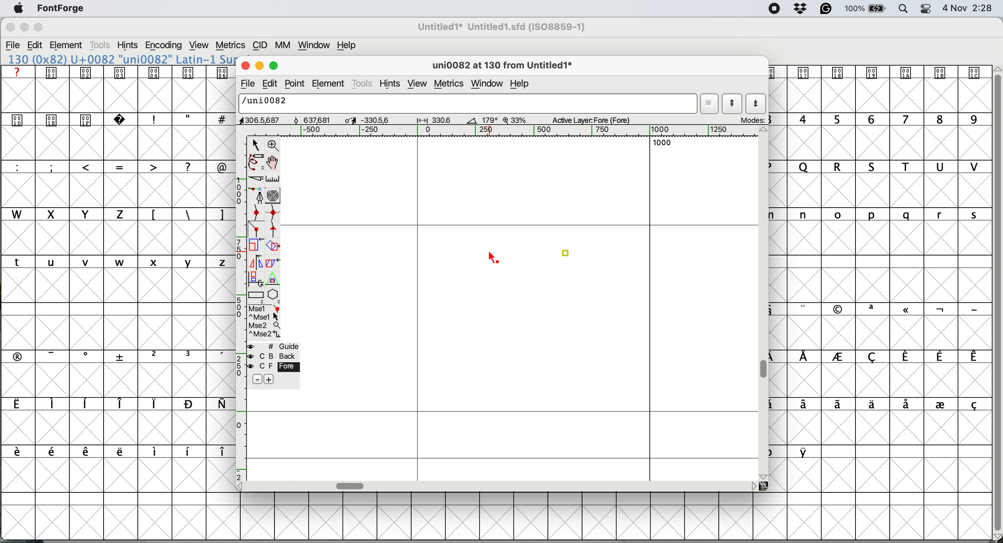 The width and height of the screenshot is (1003, 543). Describe the element at coordinates (294, 83) in the screenshot. I see `point` at that location.